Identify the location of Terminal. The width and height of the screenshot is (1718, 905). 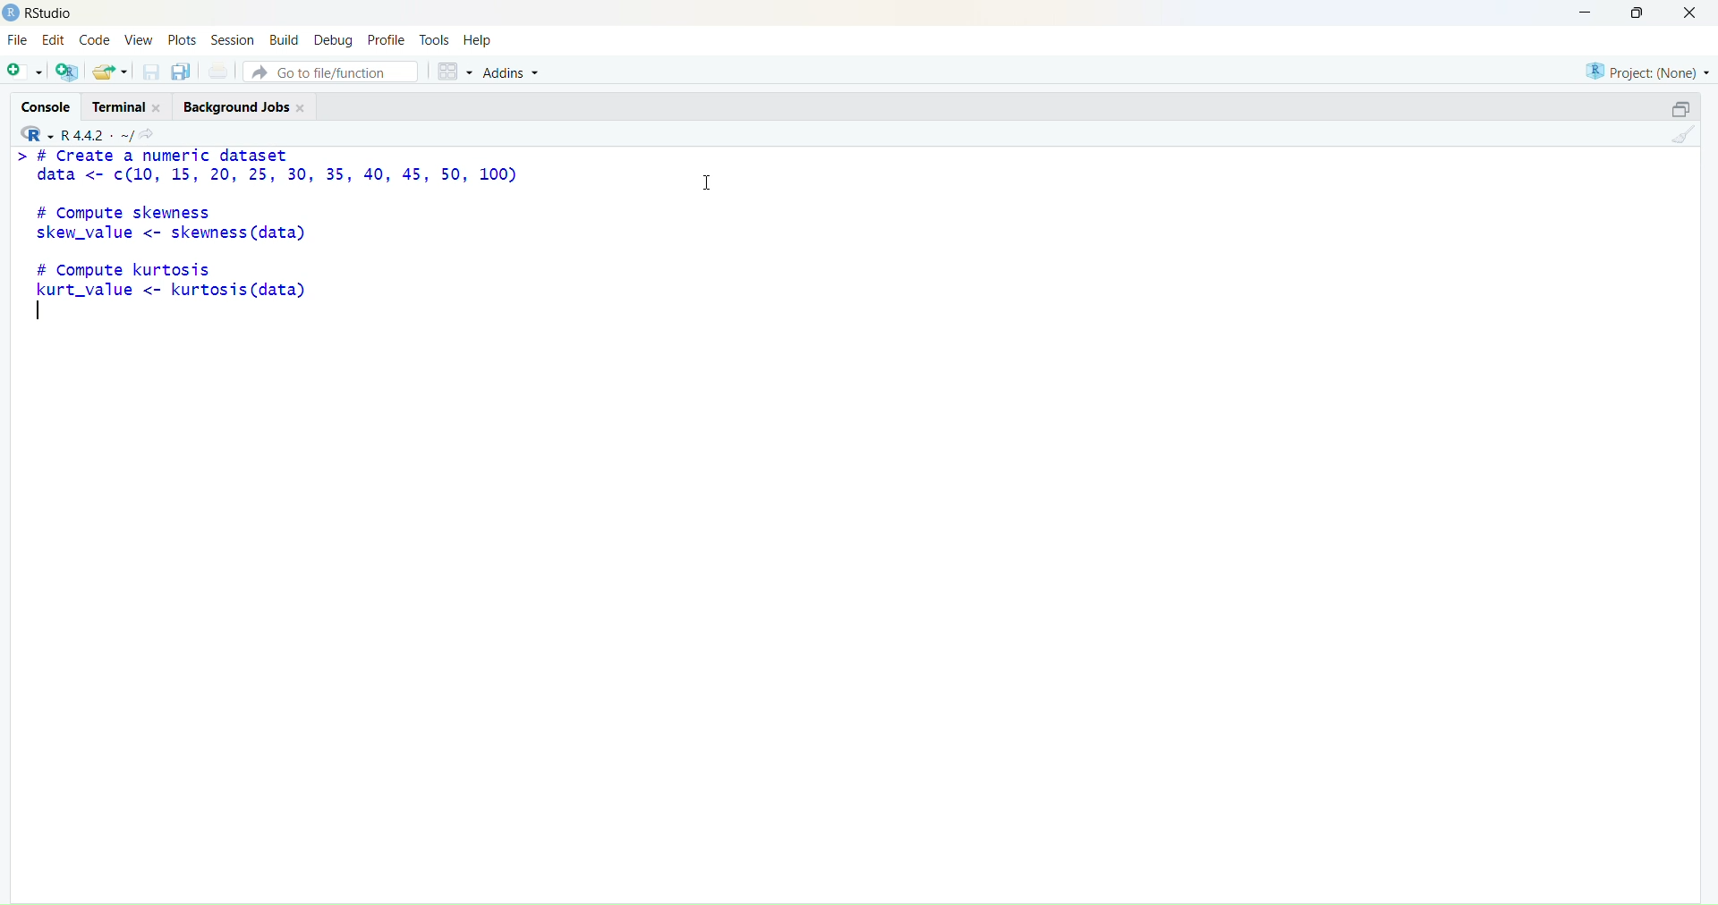
(132, 106).